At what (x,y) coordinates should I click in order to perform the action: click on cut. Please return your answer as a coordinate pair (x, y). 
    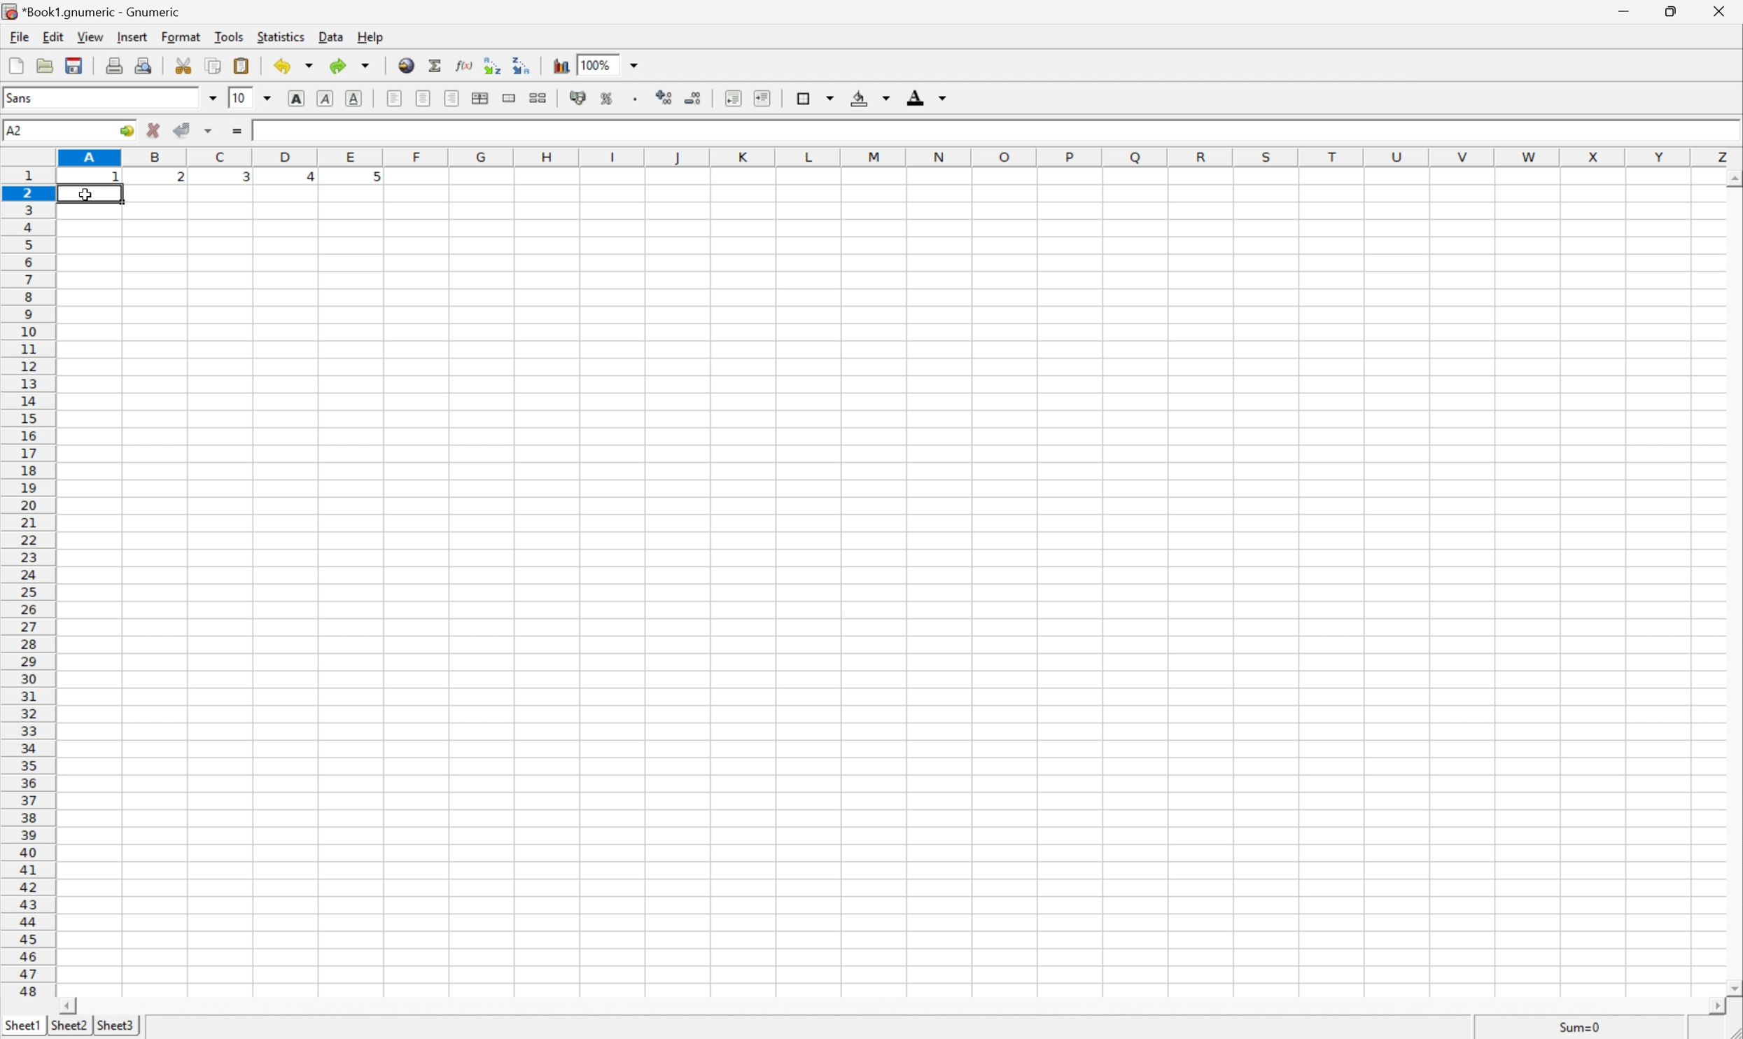
    Looking at the image, I should click on (182, 64).